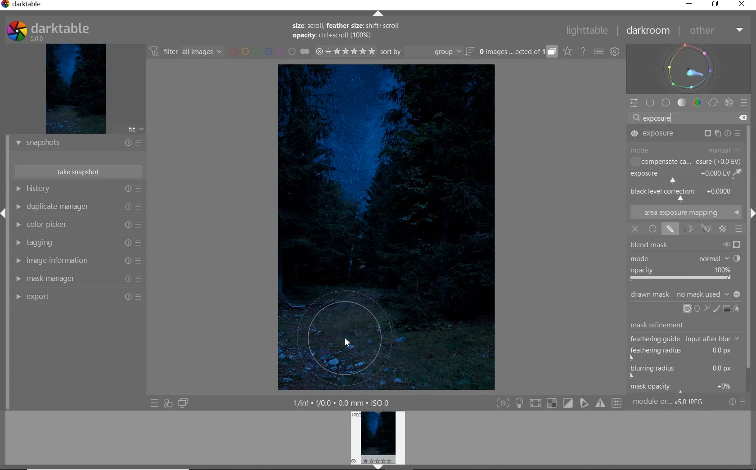 The image size is (756, 470). Describe the element at coordinates (167, 404) in the screenshot. I see `QUICK ACCESS FOR APPLYING ANY OF YOUR STYLES` at that location.